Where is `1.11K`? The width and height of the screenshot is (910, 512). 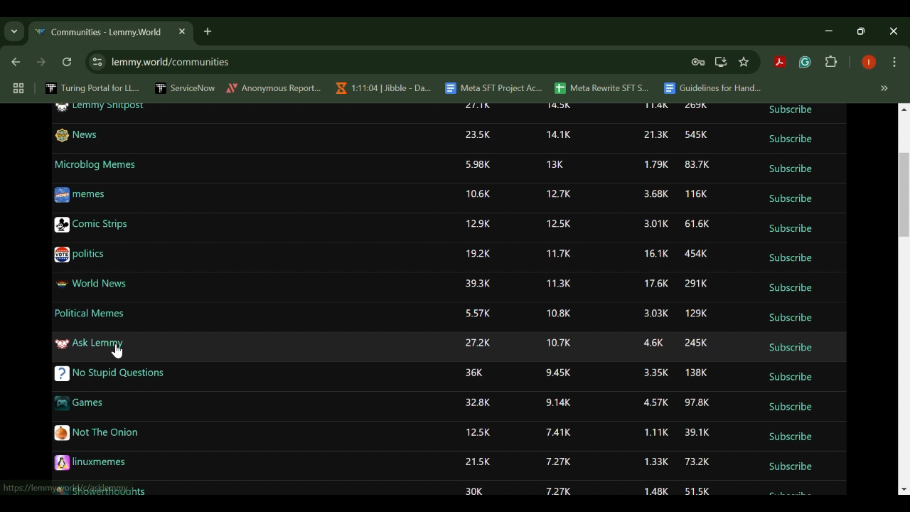
1.11K is located at coordinates (655, 433).